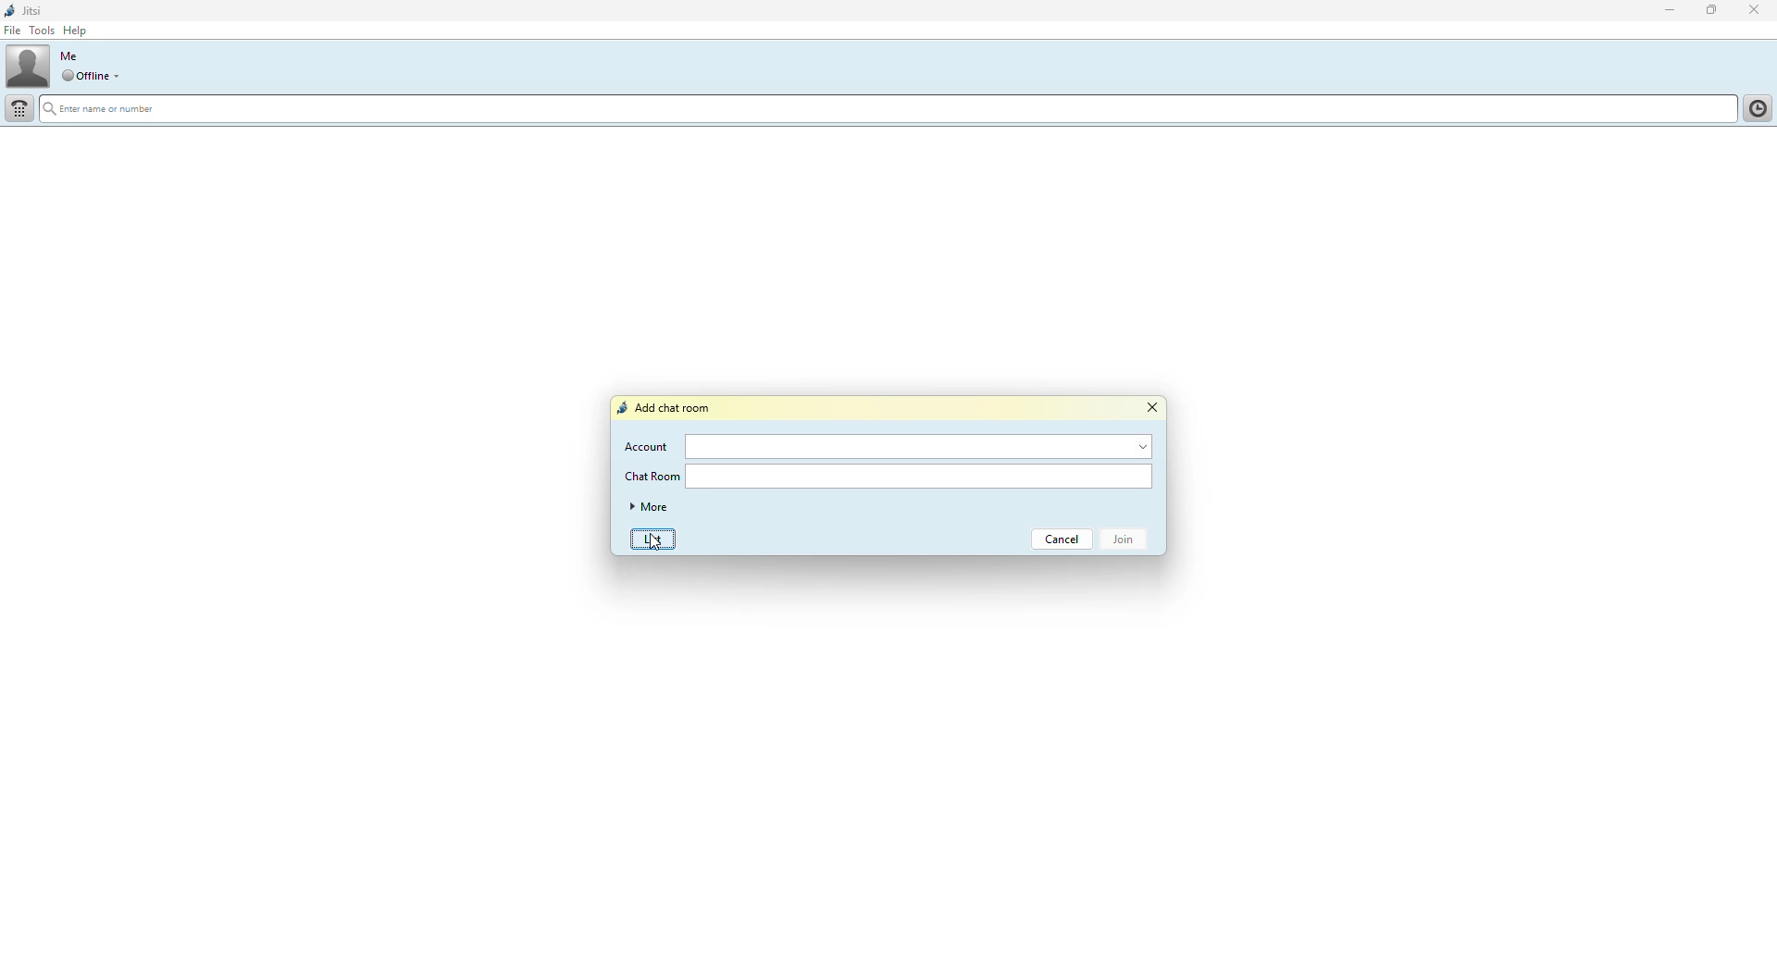 The image size is (1777, 955). Describe the element at coordinates (75, 30) in the screenshot. I see `help` at that location.